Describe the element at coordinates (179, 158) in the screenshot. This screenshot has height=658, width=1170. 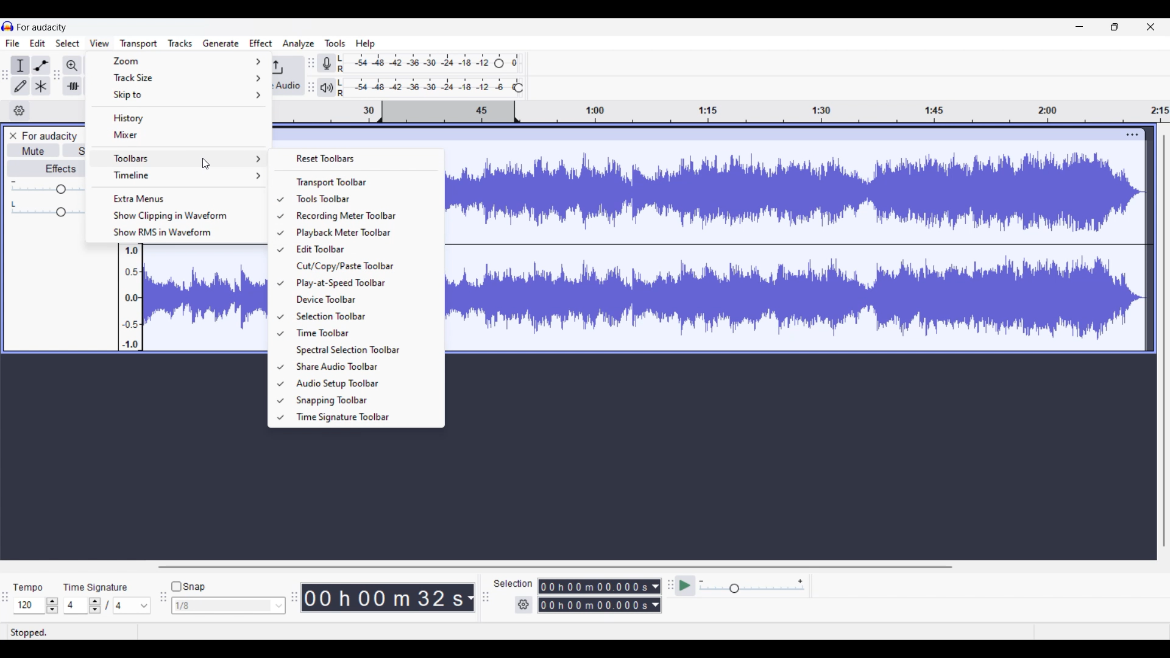
I see `Toolbar options` at that location.